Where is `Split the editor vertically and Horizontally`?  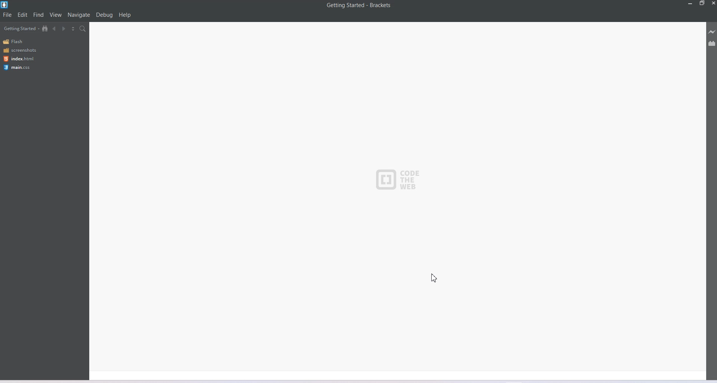
Split the editor vertically and Horizontally is located at coordinates (73, 28).